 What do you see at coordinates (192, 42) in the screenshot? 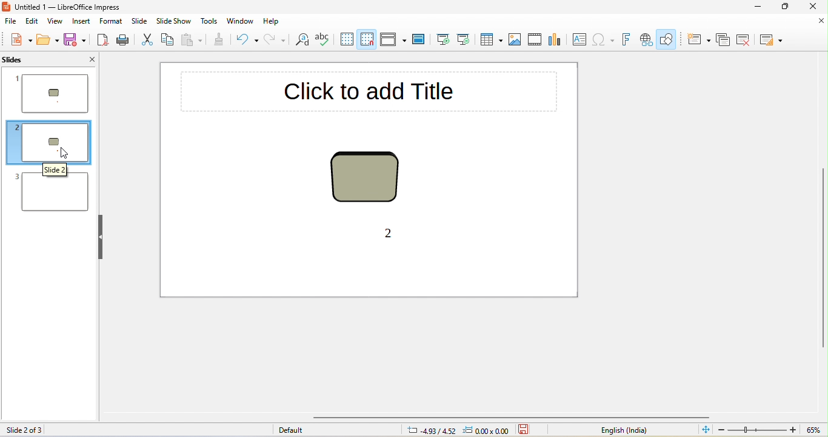
I see `paste` at bounding box center [192, 42].